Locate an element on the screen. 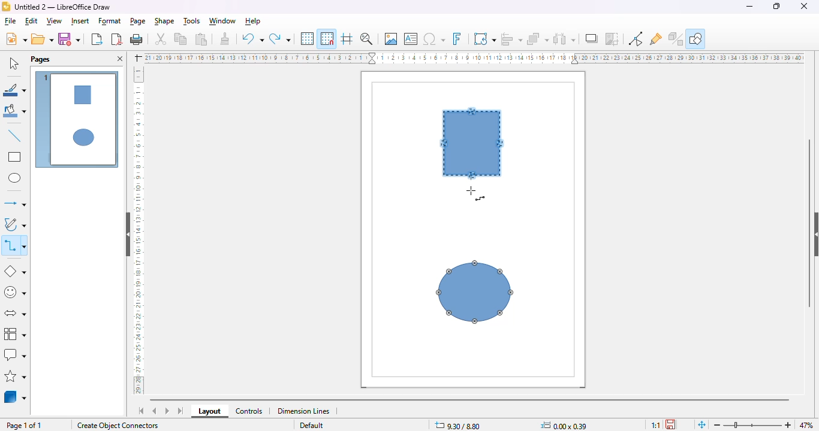 The image size is (819, 431). controls is located at coordinates (249, 411).